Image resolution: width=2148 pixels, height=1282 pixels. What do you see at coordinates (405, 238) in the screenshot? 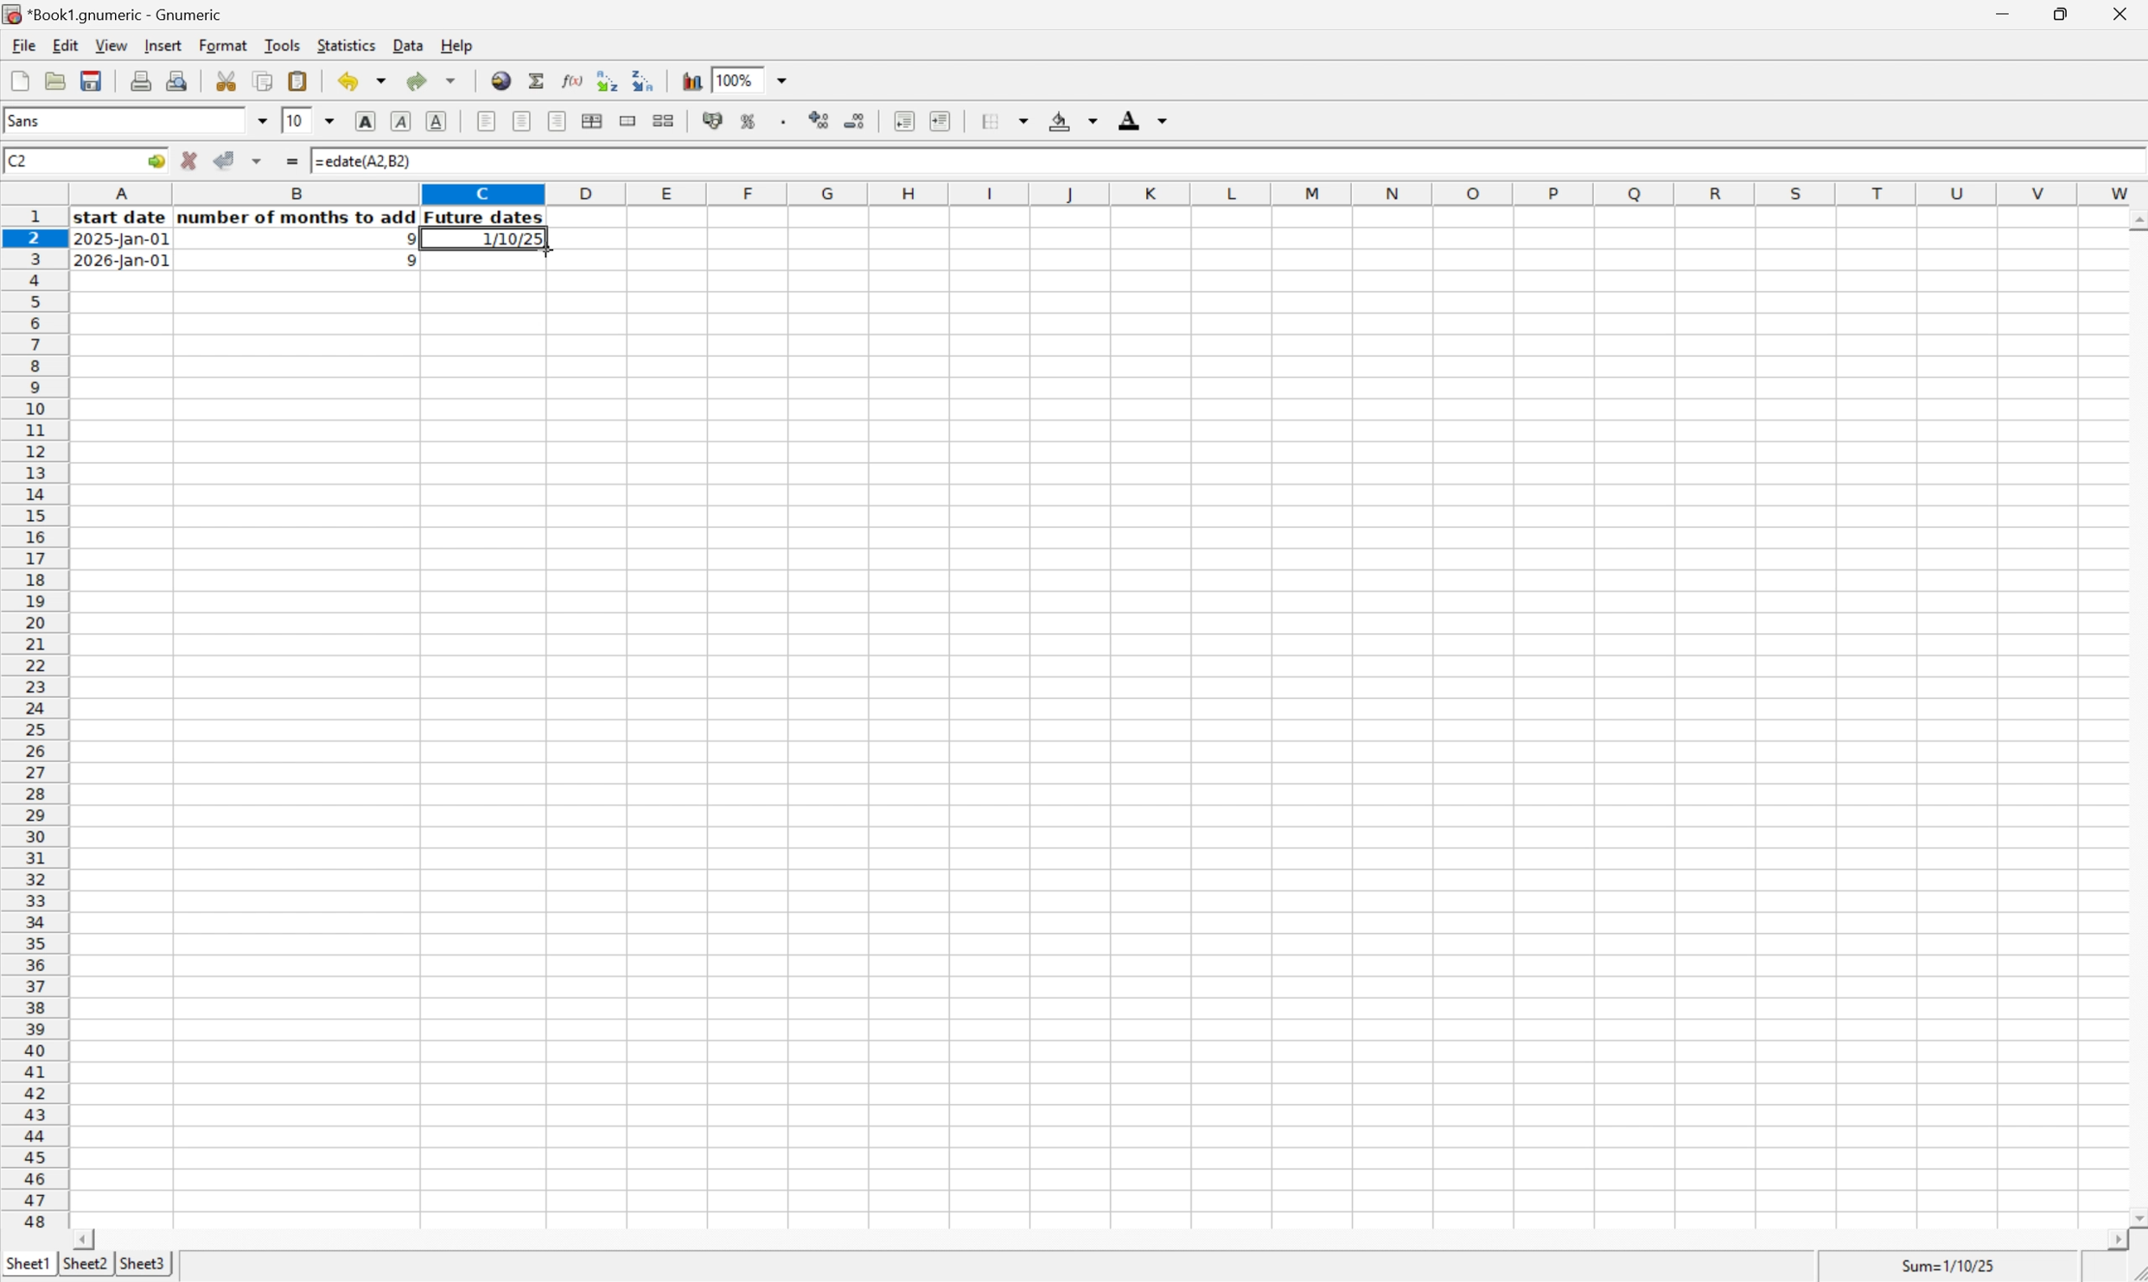
I see `9` at bounding box center [405, 238].